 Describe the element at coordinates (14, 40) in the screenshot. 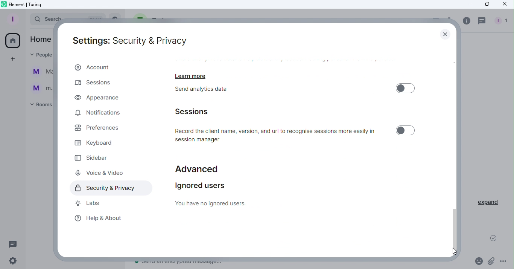

I see `Home` at that location.